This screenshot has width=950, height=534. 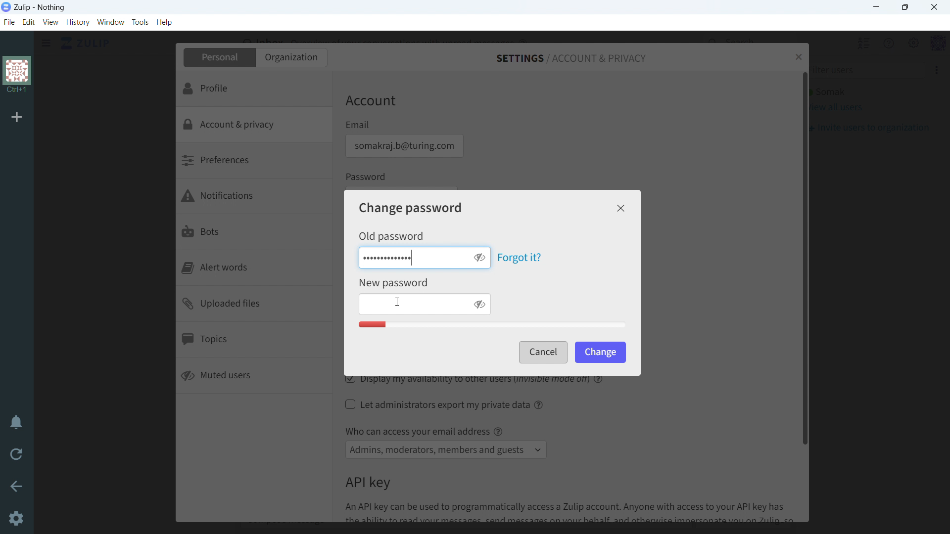 I want to click on minimize, so click(x=877, y=7).